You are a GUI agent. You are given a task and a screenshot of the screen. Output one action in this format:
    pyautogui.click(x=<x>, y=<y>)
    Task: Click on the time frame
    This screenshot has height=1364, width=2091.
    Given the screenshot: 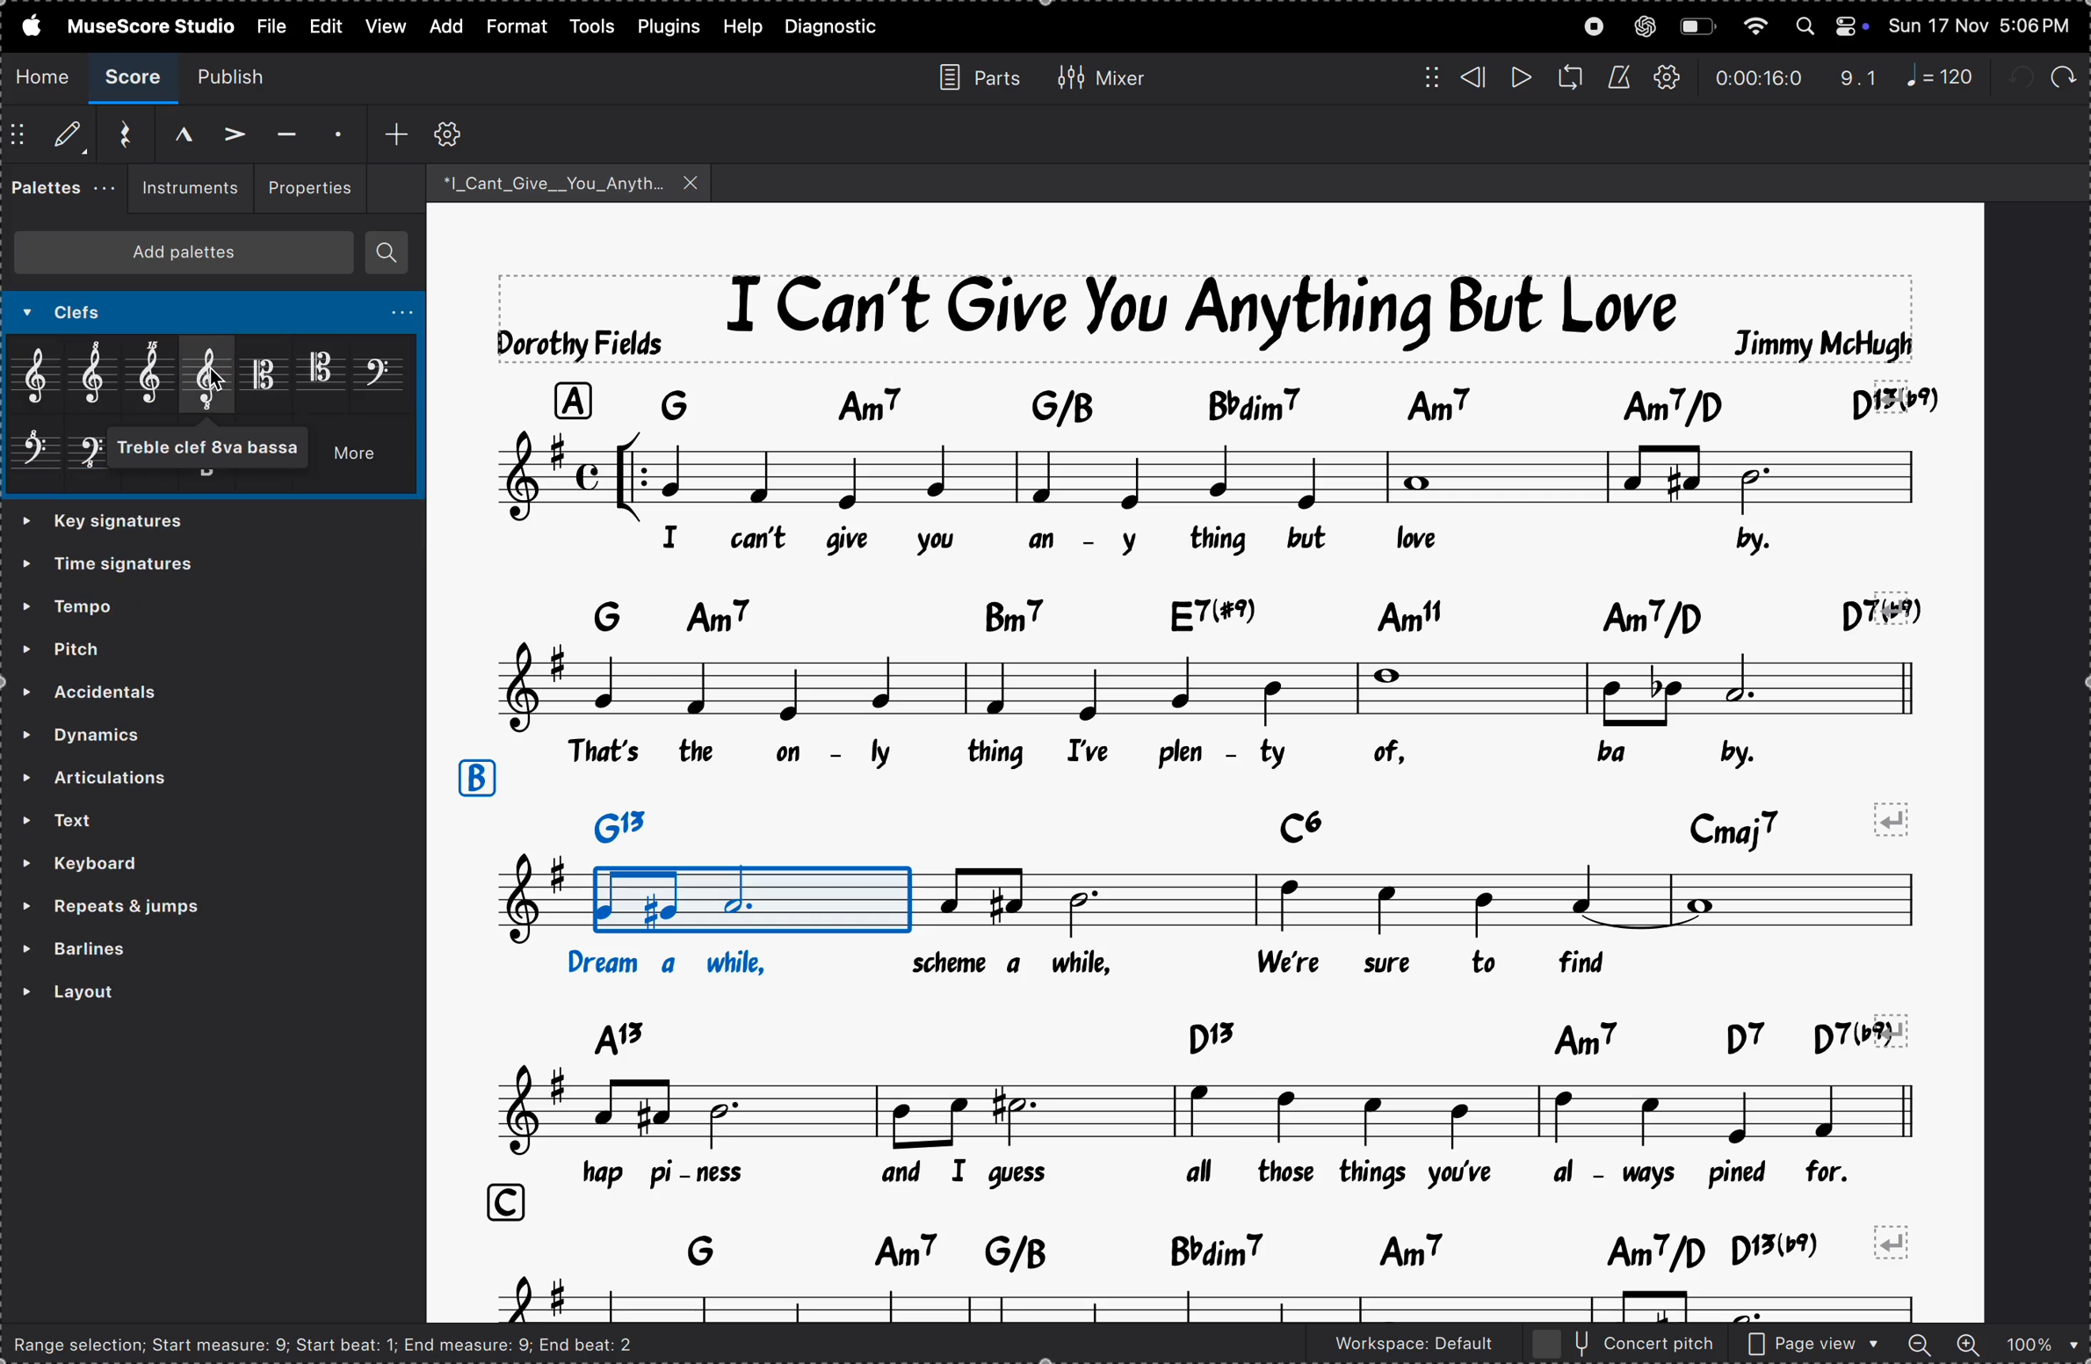 What is the action you would take?
    pyautogui.click(x=1758, y=78)
    